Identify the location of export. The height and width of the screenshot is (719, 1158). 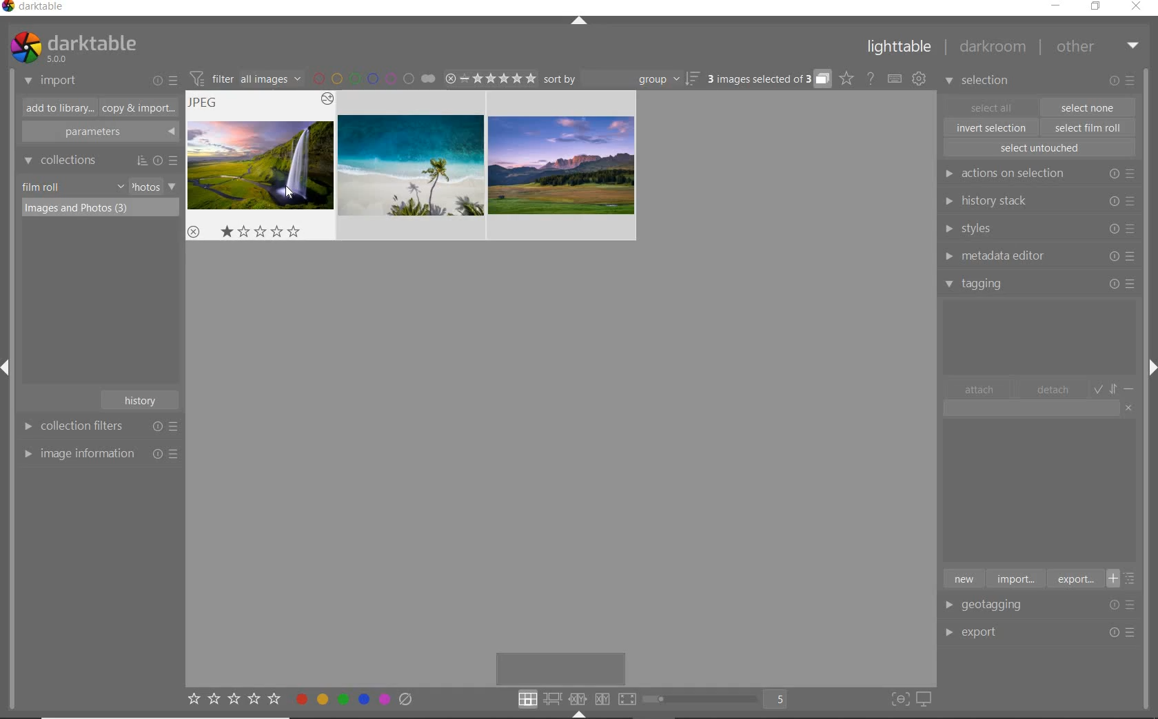
(1074, 579).